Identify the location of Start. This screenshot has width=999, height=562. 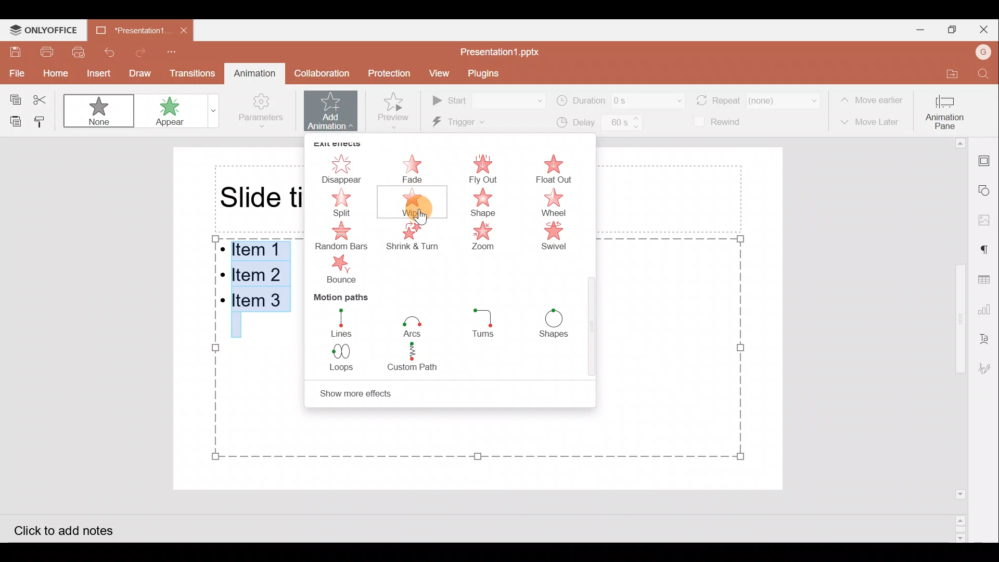
(489, 99).